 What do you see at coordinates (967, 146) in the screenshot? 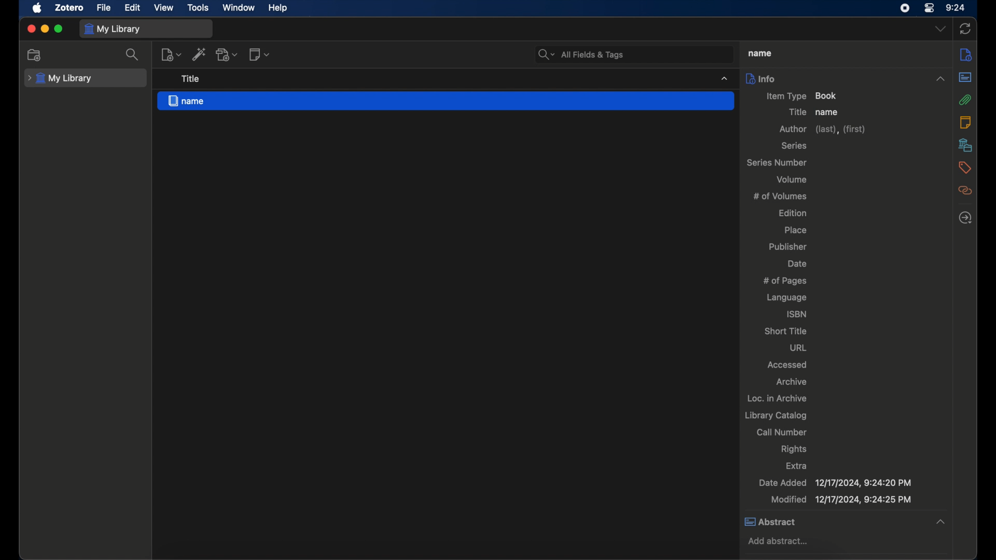
I see `libraries` at bounding box center [967, 146].